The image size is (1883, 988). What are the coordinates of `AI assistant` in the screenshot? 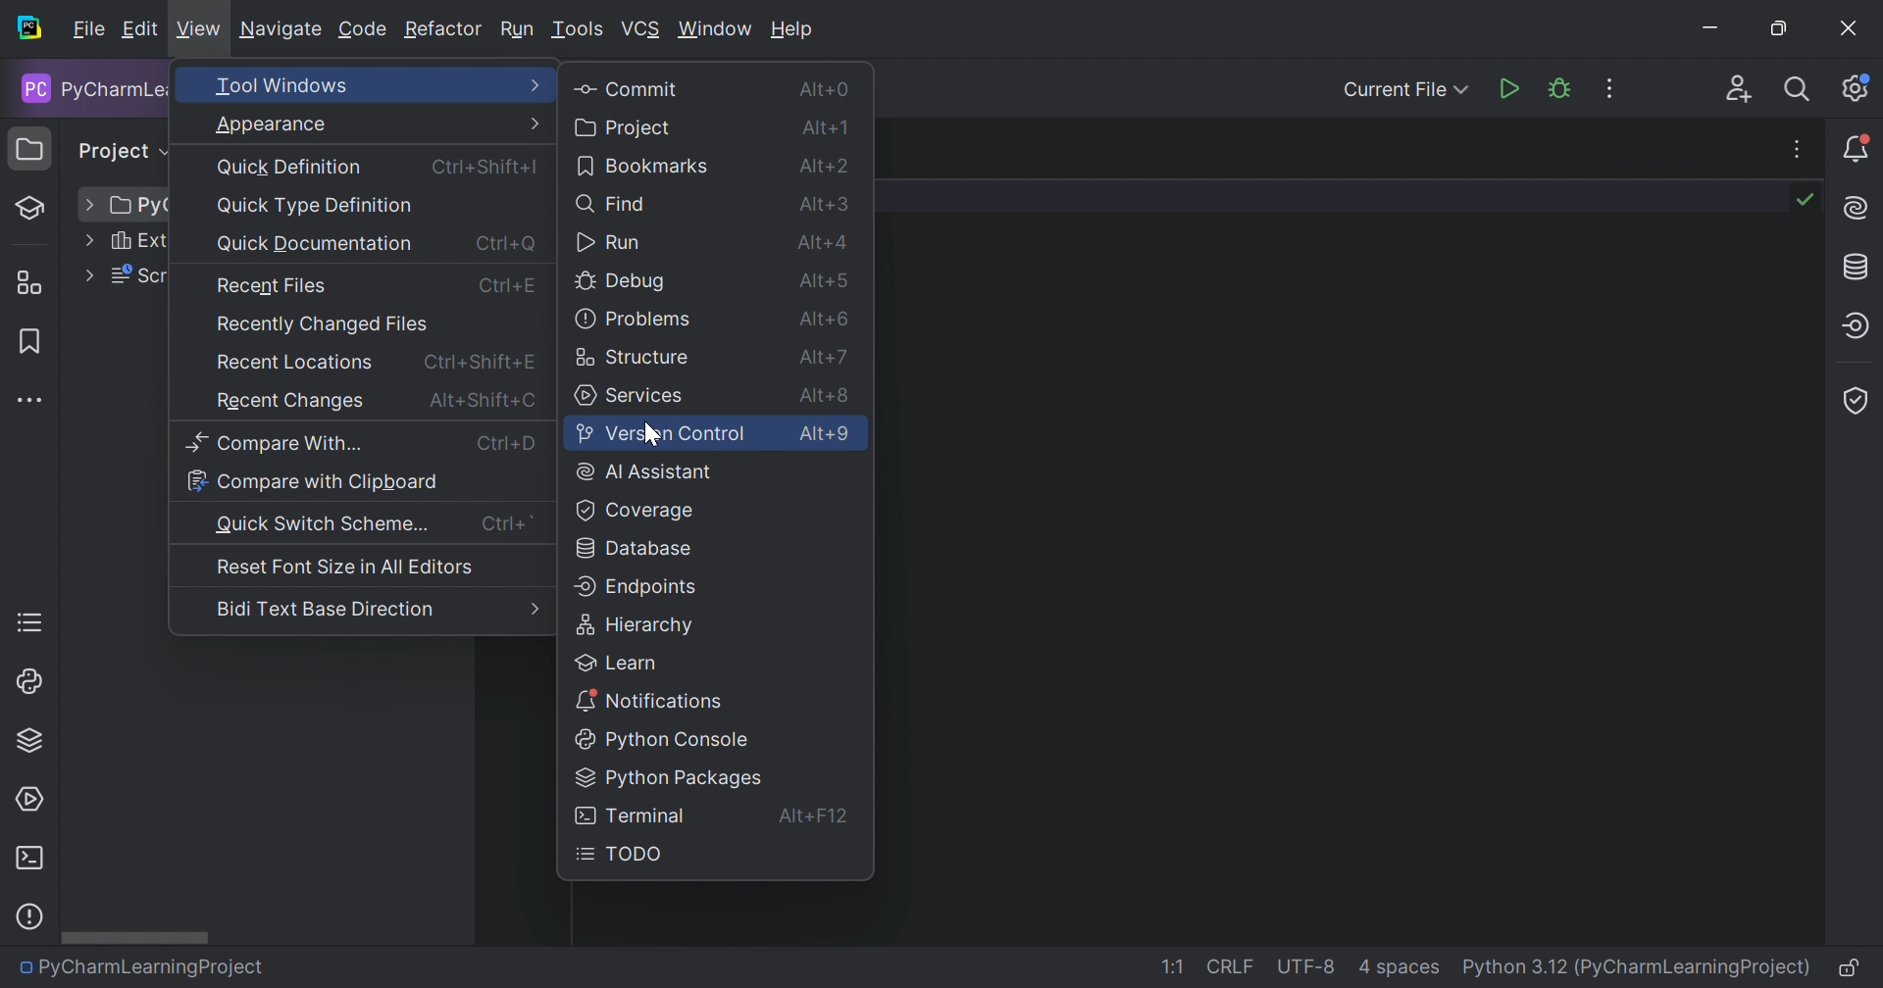 It's located at (1858, 208).